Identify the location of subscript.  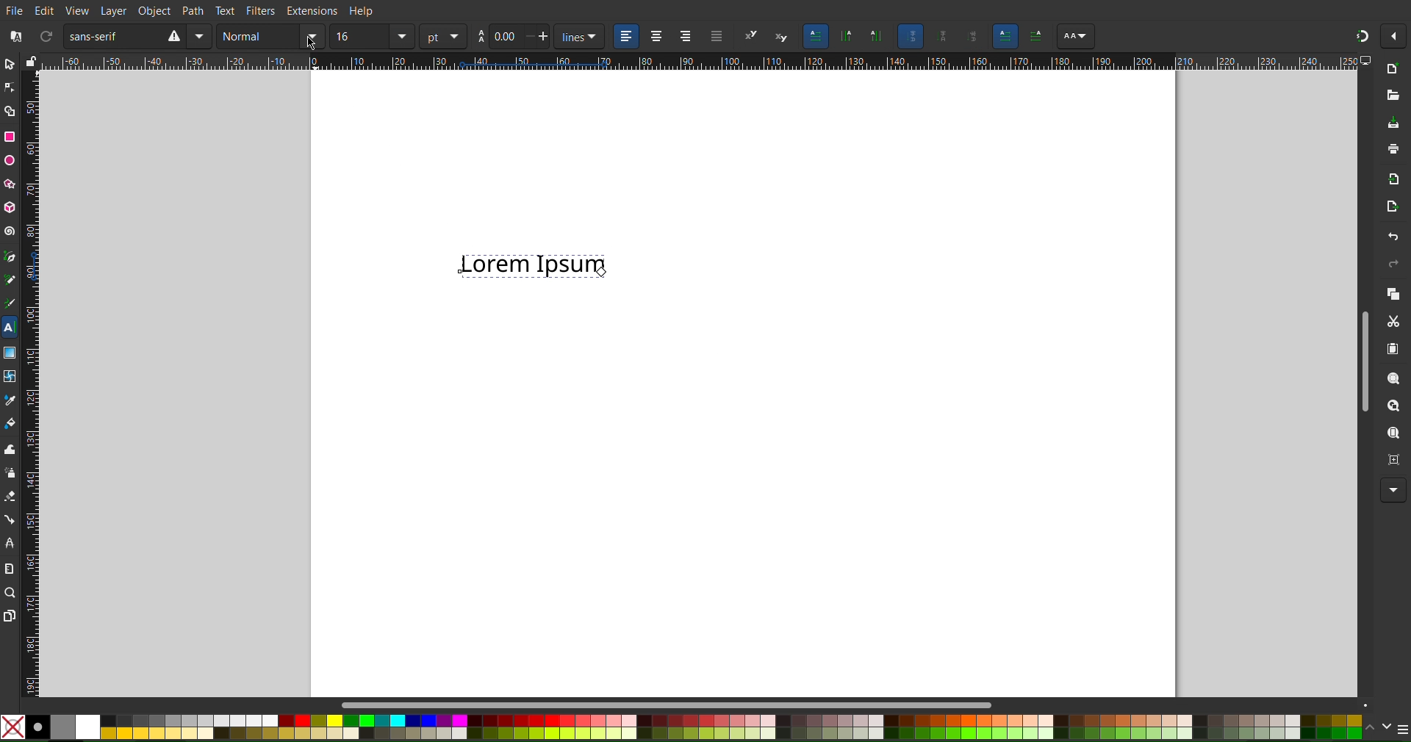
(778, 35).